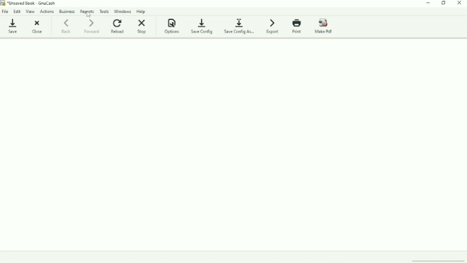  What do you see at coordinates (31, 12) in the screenshot?
I see `View` at bounding box center [31, 12].